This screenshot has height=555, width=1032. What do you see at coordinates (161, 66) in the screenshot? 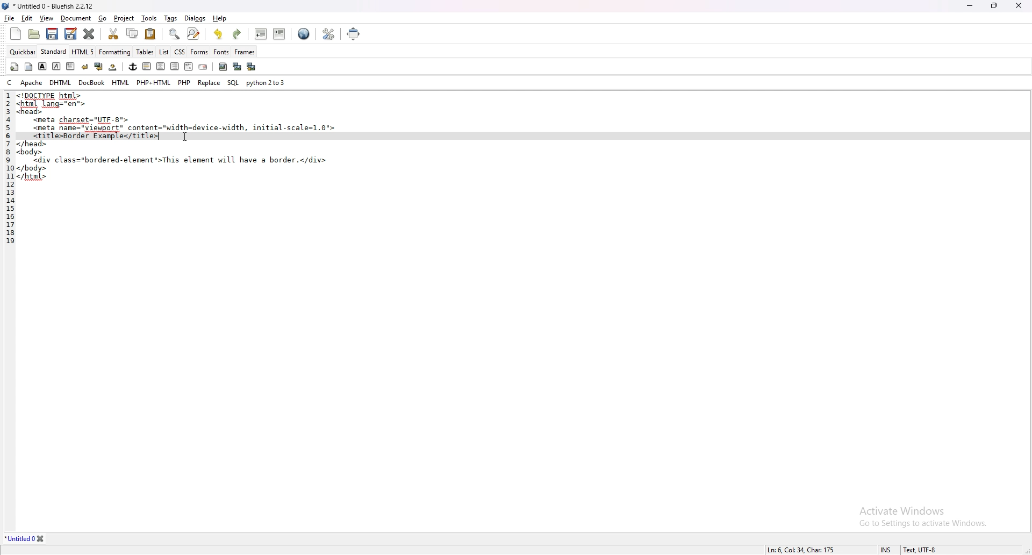
I see `center justify` at bounding box center [161, 66].